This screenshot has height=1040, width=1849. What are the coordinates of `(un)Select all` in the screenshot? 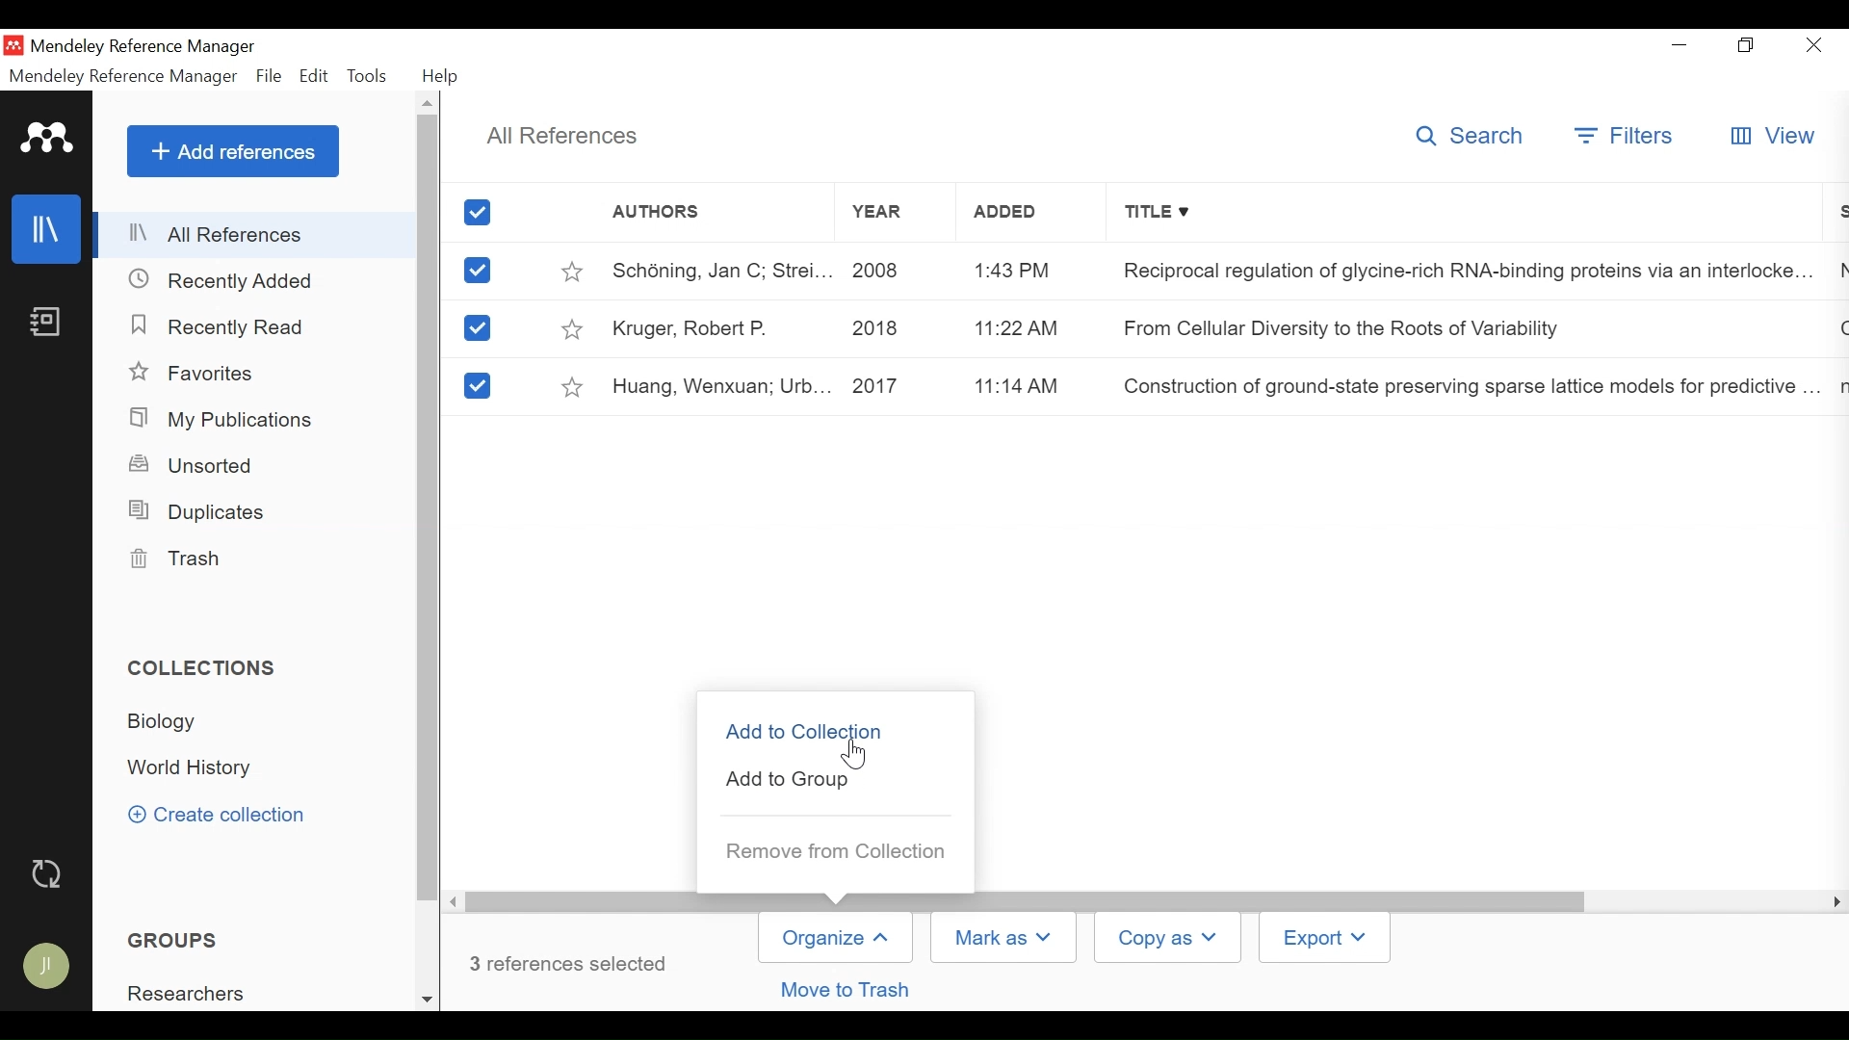 It's located at (481, 213).